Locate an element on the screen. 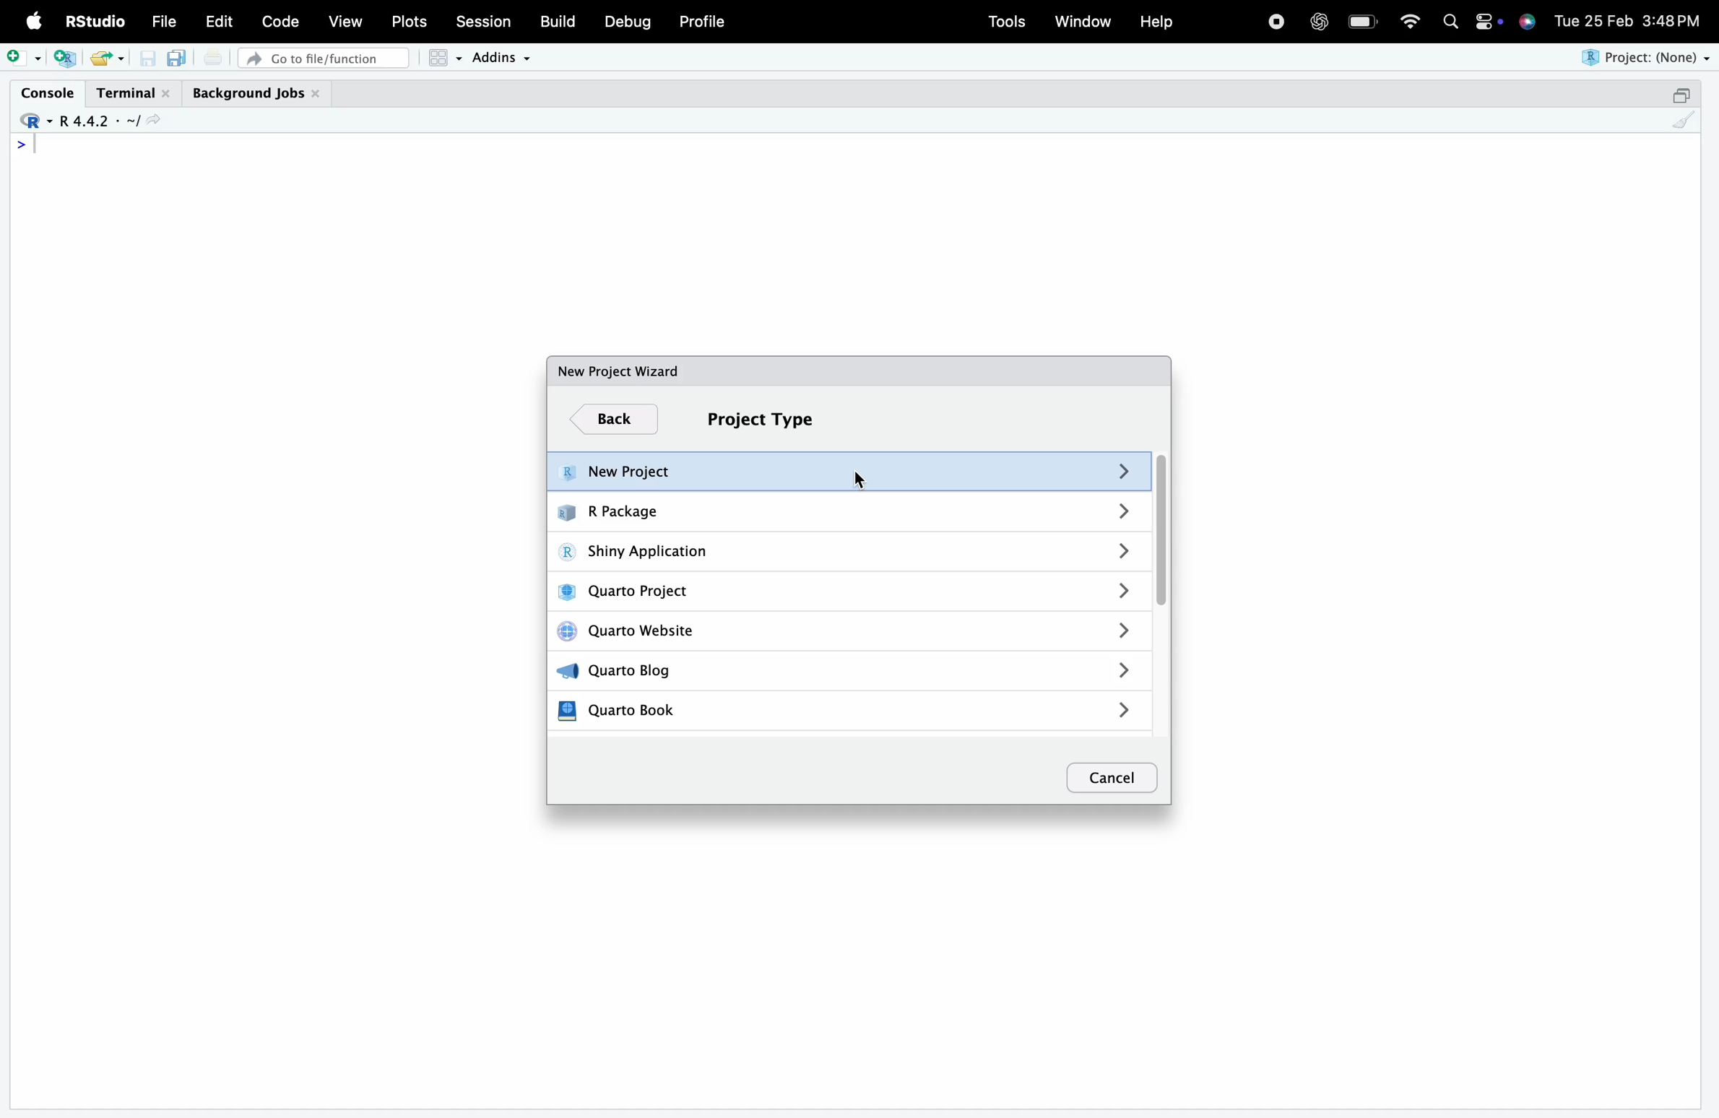  Save current document is located at coordinates (147, 58).